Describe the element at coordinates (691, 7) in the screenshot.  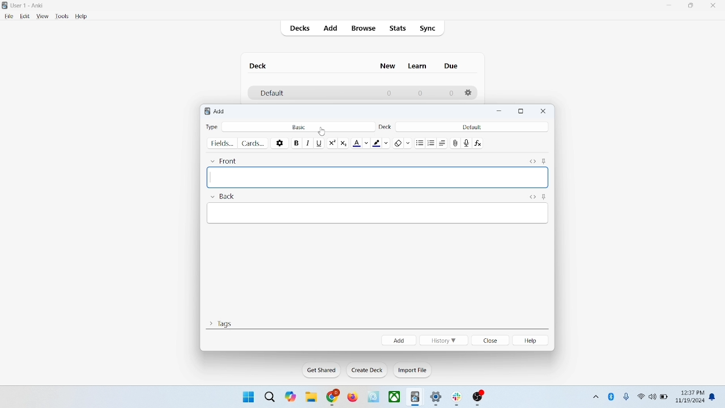
I see `maximize` at that location.